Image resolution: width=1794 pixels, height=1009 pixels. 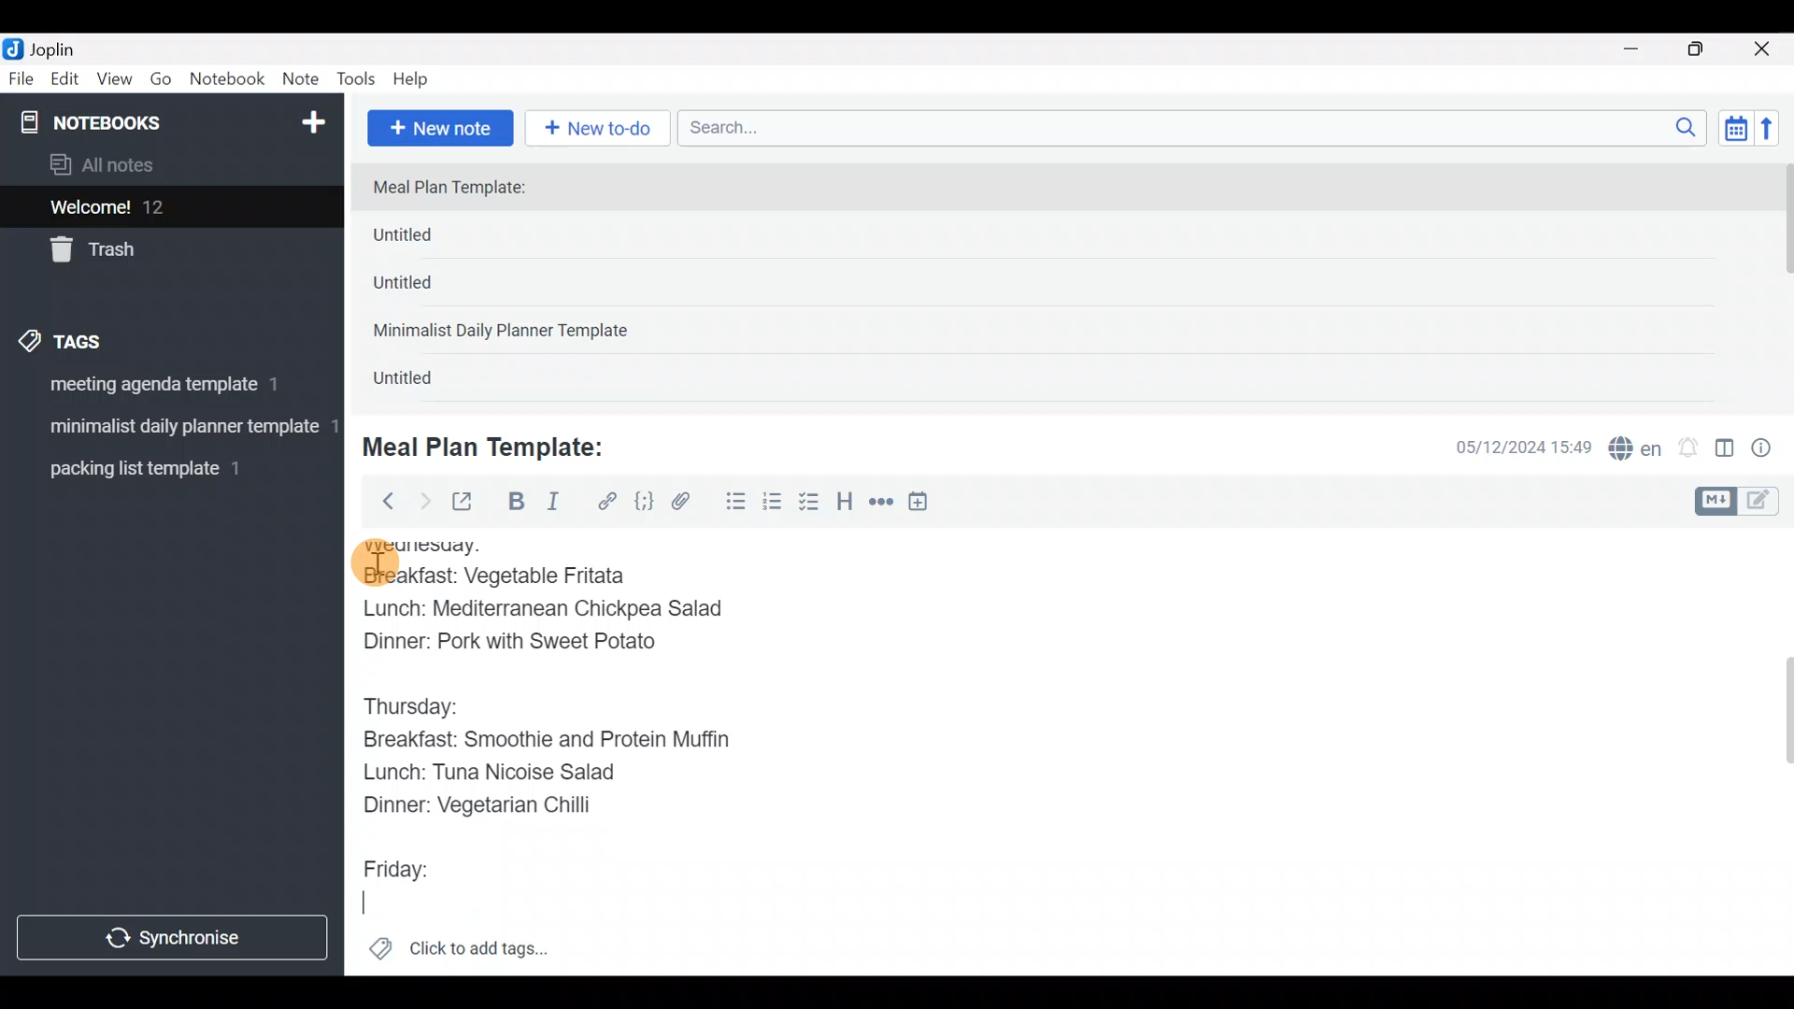 What do you see at coordinates (380, 500) in the screenshot?
I see `Back` at bounding box center [380, 500].